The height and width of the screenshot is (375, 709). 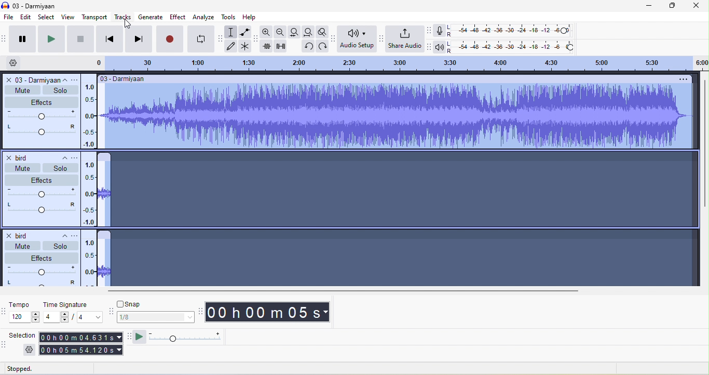 What do you see at coordinates (164, 369) in the screenshot?
I see `click and drag to move left selection boundary` at bounding box center [164, 369].